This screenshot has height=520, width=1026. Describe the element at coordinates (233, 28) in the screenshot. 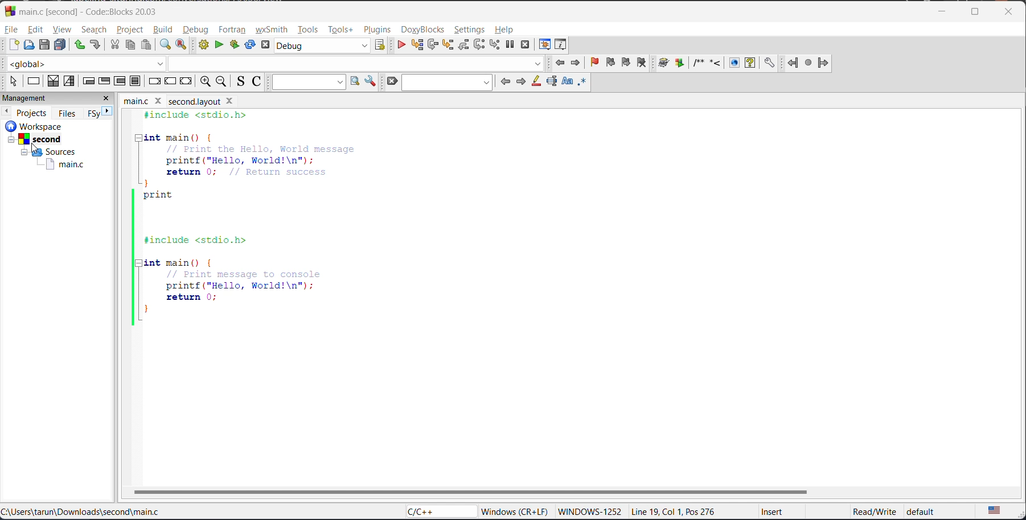

I see `fortran` at that location.